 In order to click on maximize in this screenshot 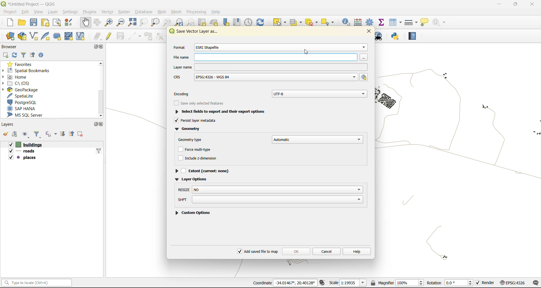, I will do `click(98, 46)`.